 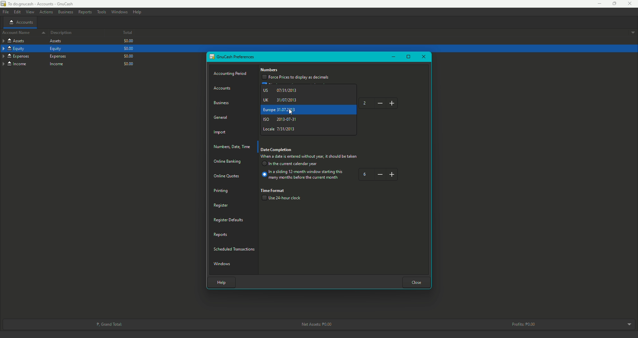 What do you see at coordinates (46, 12) in the screenshot?
I see `Actions` at bounding box center [46, 12].